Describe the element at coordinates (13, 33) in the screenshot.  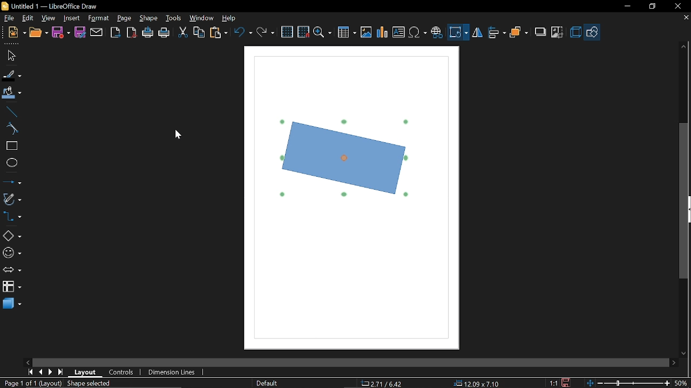
I see `New` at that location.